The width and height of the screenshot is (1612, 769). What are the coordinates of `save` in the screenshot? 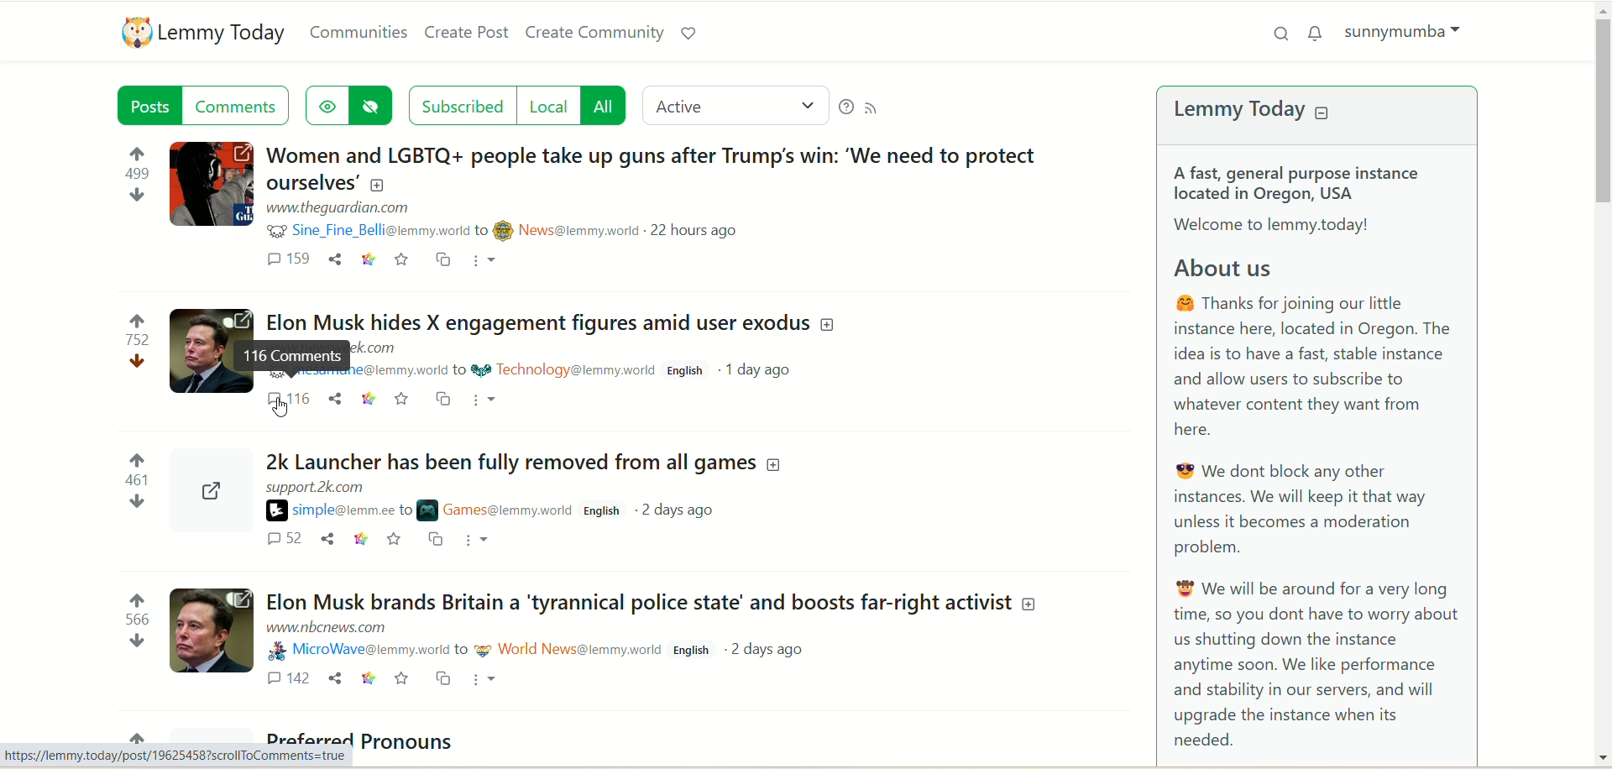 It's located at (403, 677).